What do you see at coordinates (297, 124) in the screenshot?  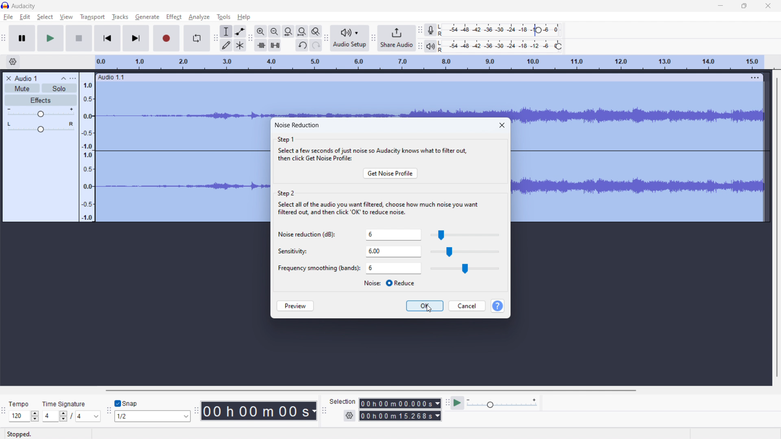 I see `noise reduction dialogbox` at bounding box center [297, 124].